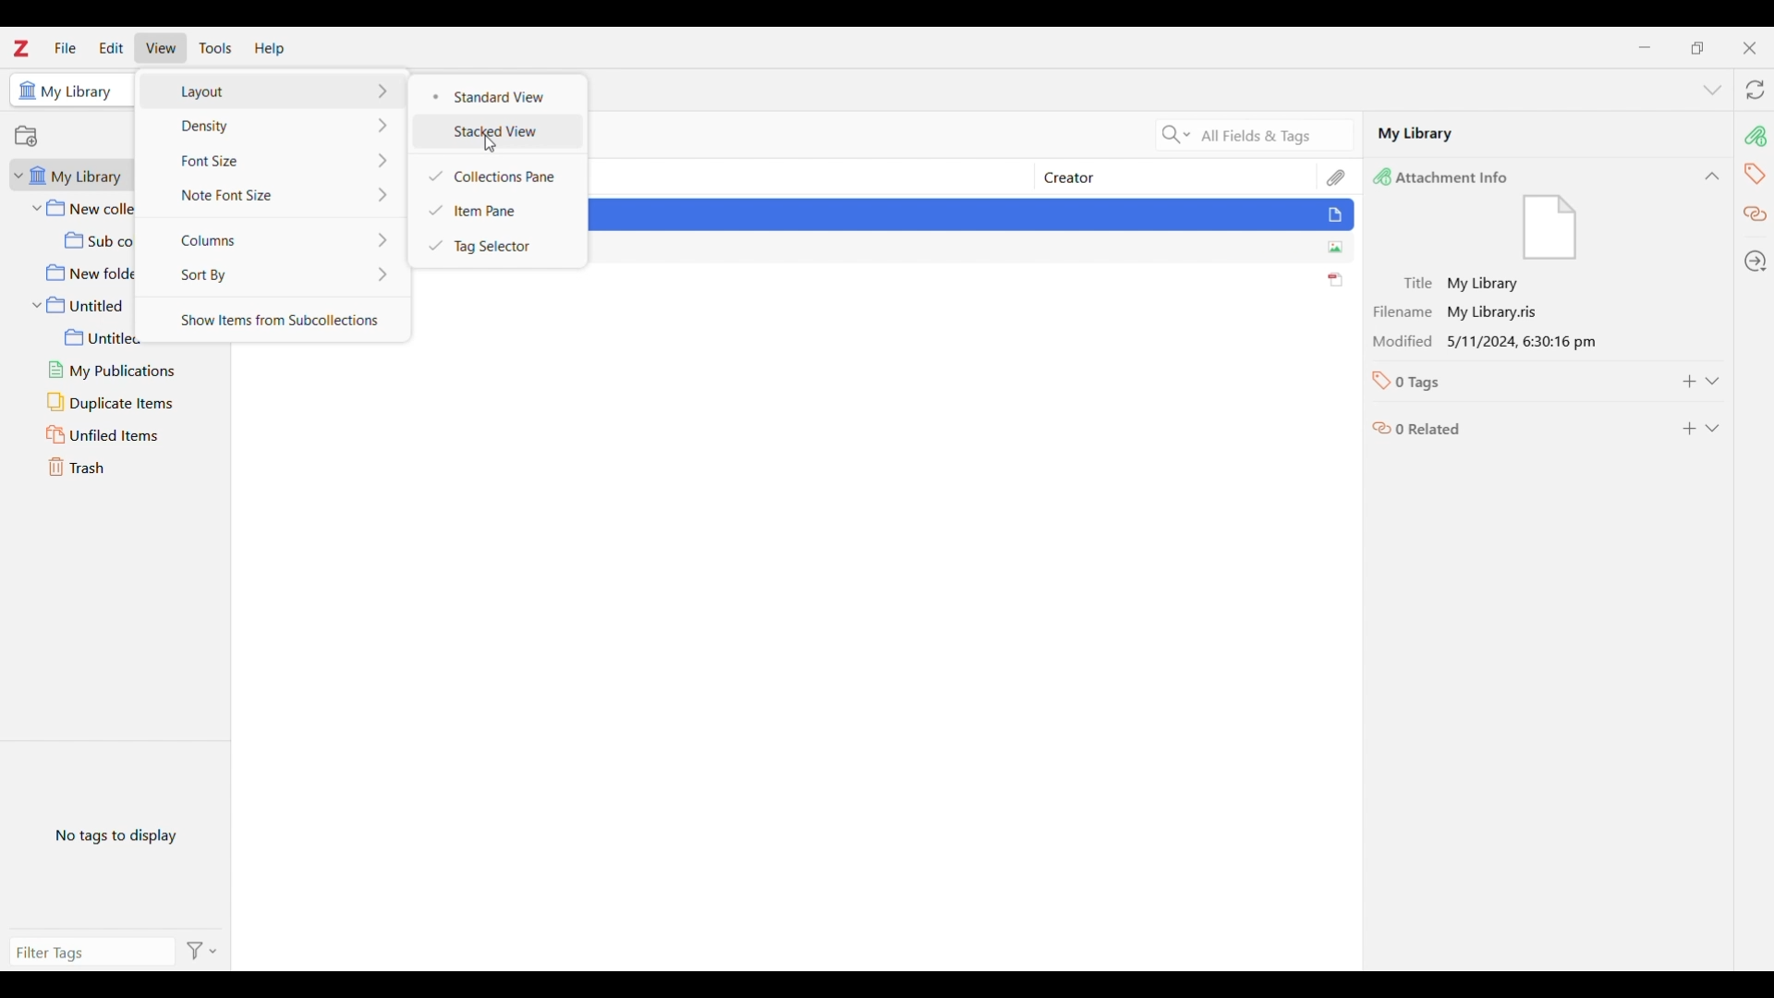 The image size is (1774, 998). I want to click on Help menu, so click(270, 50).